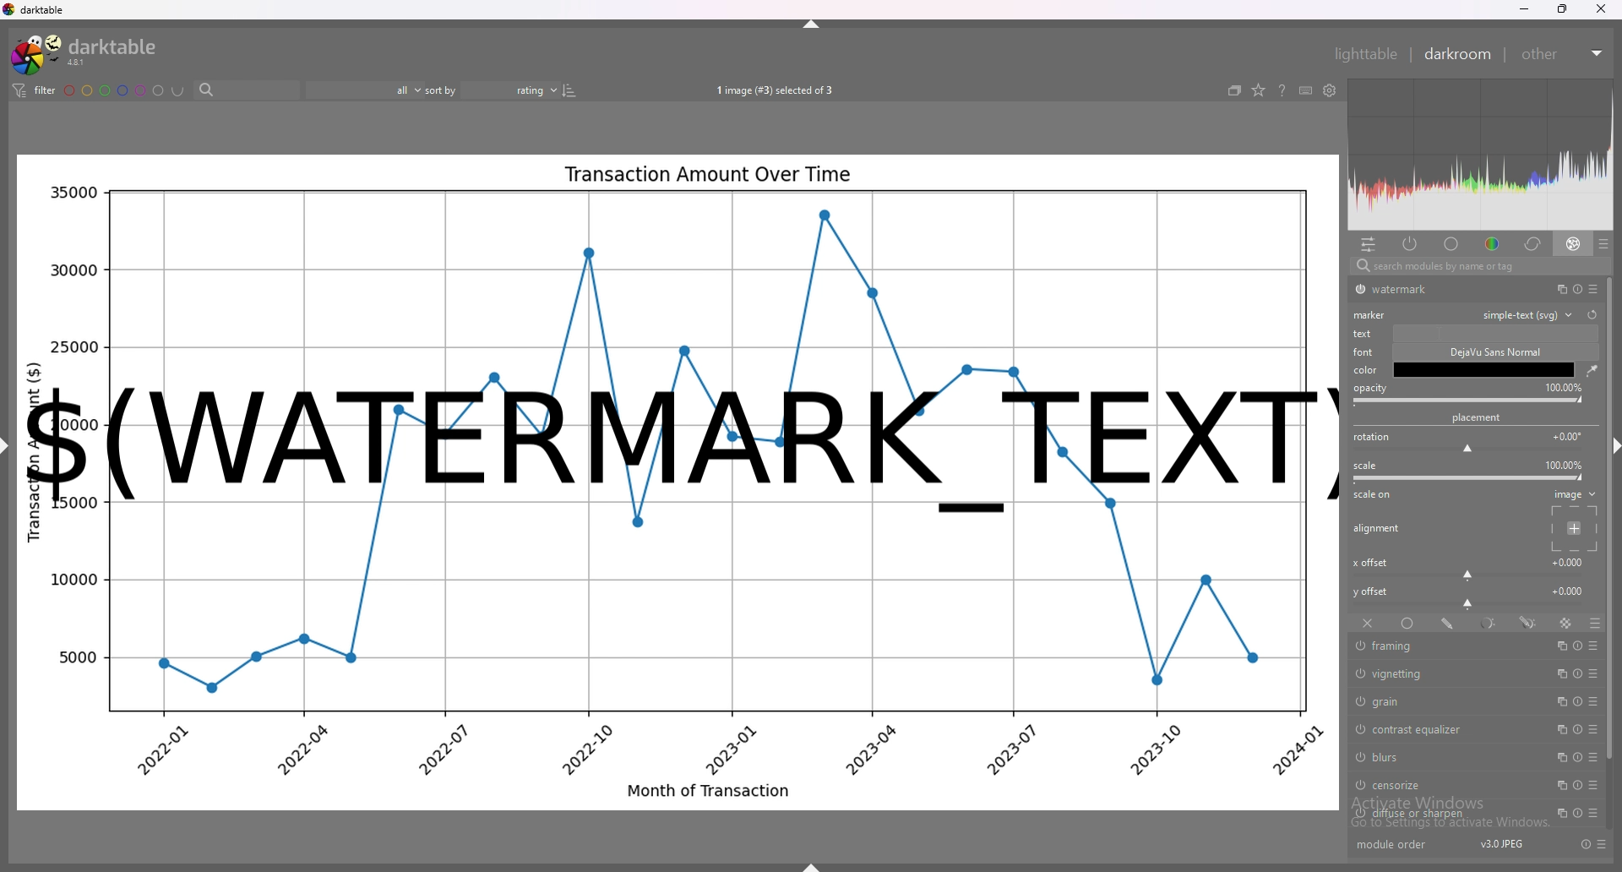  Describe the element at coordinates (1530, 623) in the screenshot. I see `drawn and parametric mask` at that location.